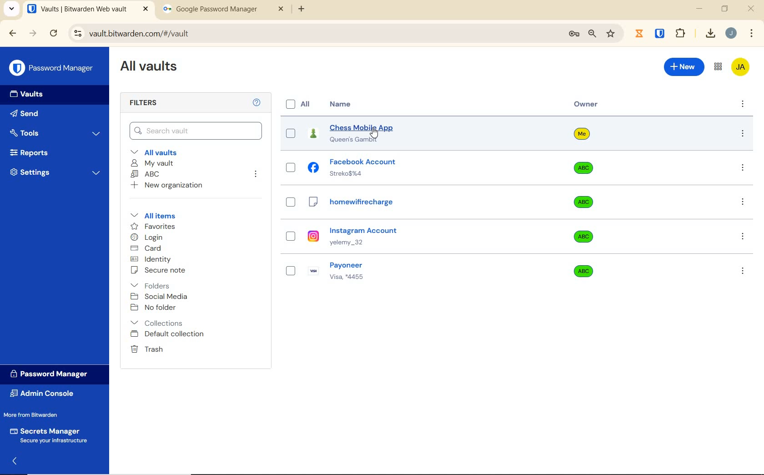 Image resolution: width=764 pixels, height=475 pixels. I want to click on No folder, so click(155, 308).